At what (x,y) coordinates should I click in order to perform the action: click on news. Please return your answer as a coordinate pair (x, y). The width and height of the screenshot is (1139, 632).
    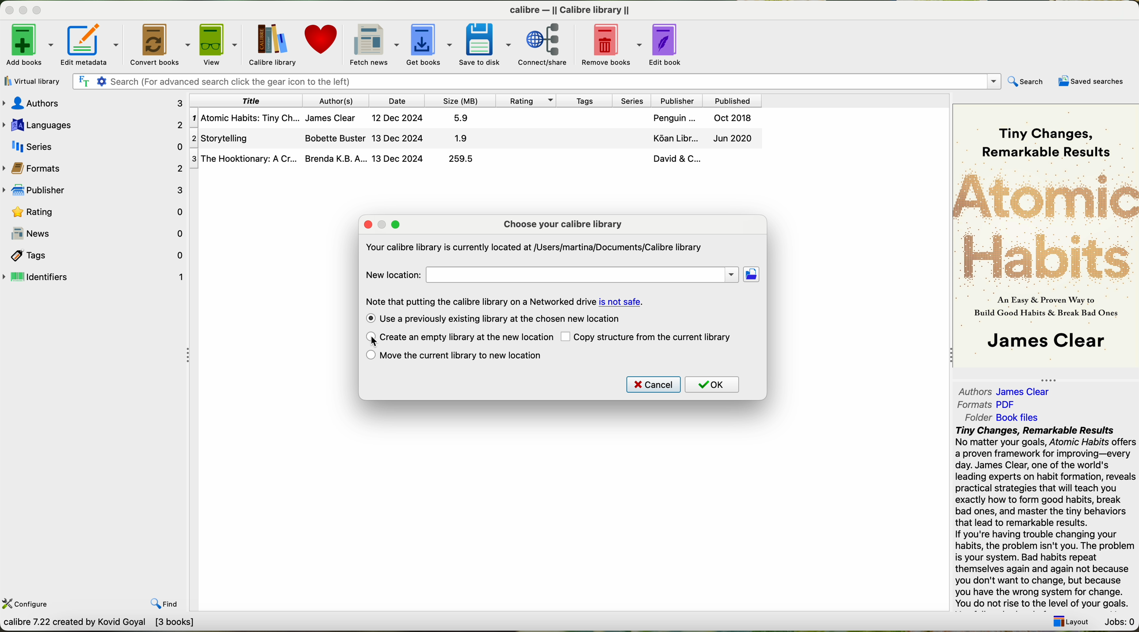
    Looking at the image, I should click on (94, 234).